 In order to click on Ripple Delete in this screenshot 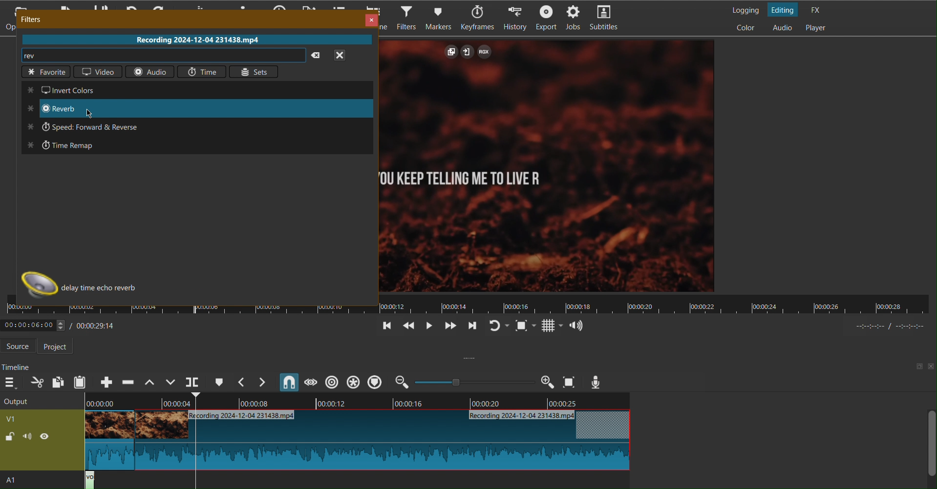, I will do `click(128, 382)`.